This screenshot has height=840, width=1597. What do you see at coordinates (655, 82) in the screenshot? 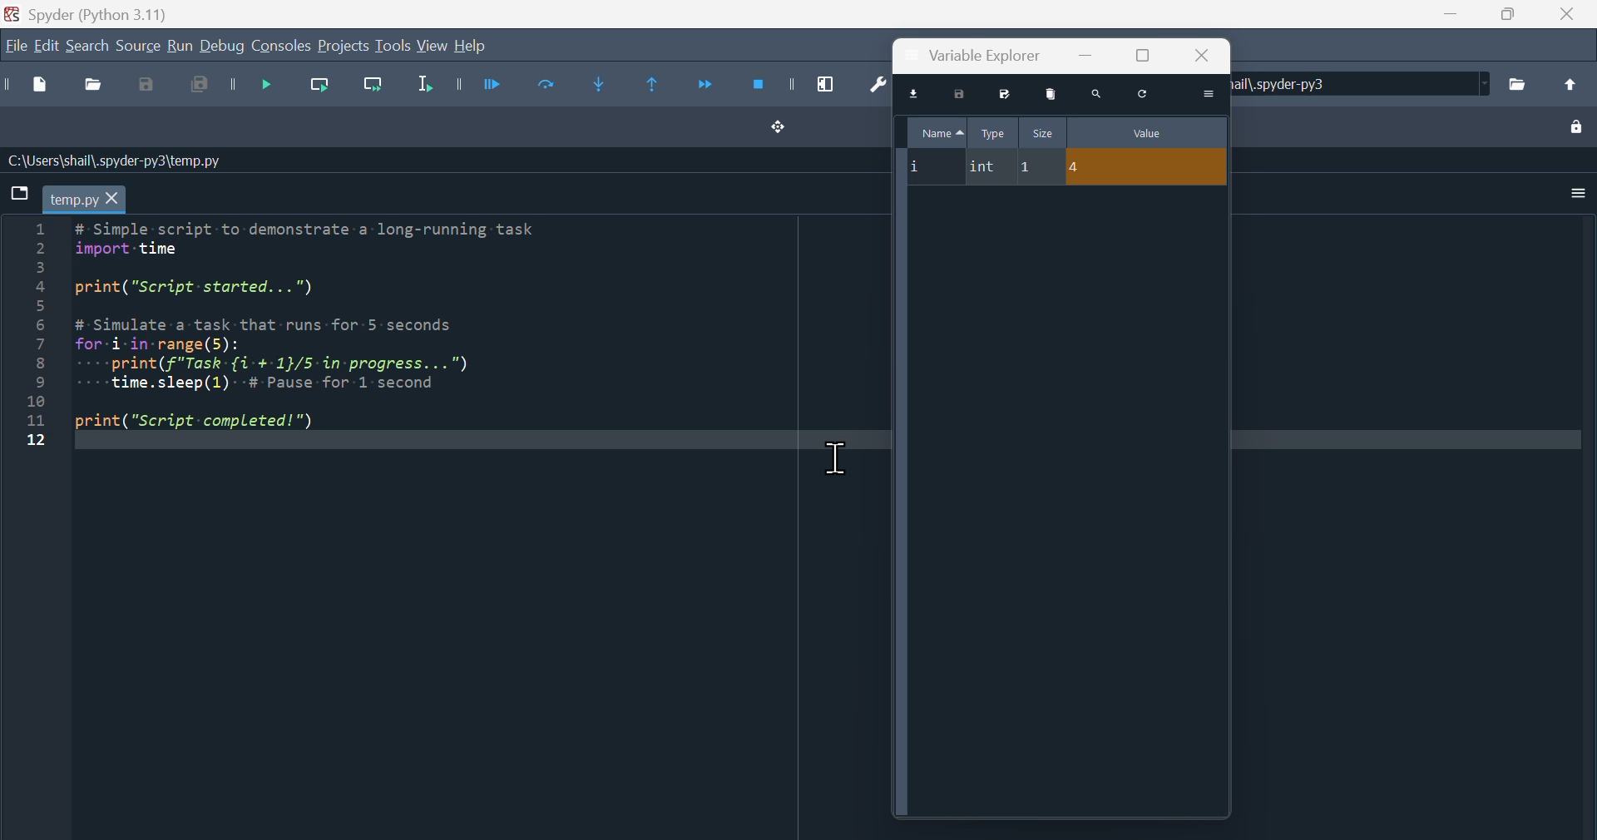
I see `Execute until same function returns` at bounding box center [655, 82].